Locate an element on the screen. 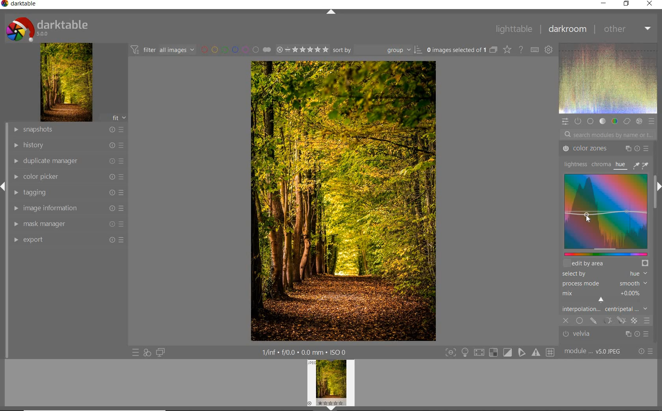 The height and width of the screenshot is (411, 662). DARKROOM is located at coordinates (568, 30).